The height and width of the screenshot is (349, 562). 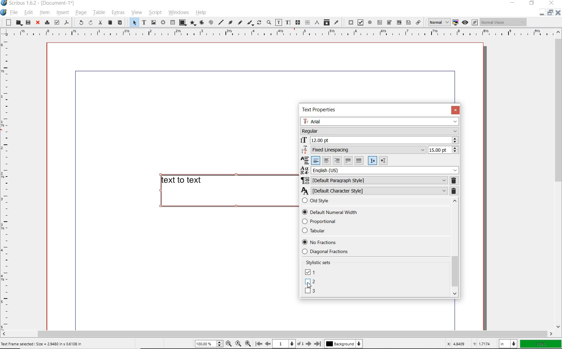 I want to click on First page, so click(x=258, y=344).